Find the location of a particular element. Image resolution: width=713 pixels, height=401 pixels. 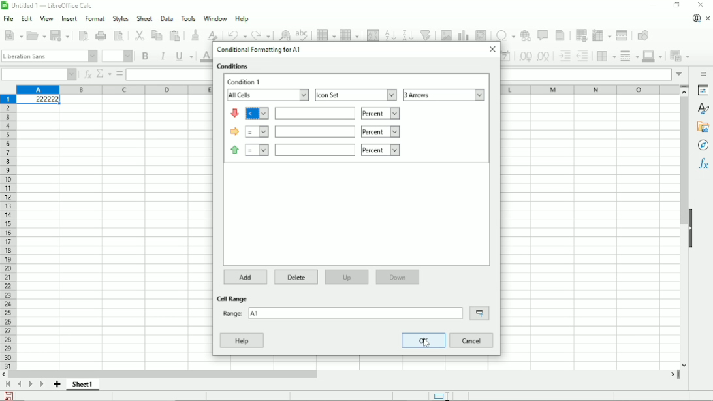

Cut is located at coordinates (138, 35).